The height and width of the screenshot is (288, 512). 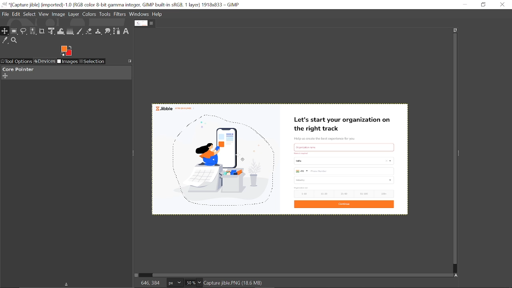 I want to click on Free select tool, so click(x=24, y=32).